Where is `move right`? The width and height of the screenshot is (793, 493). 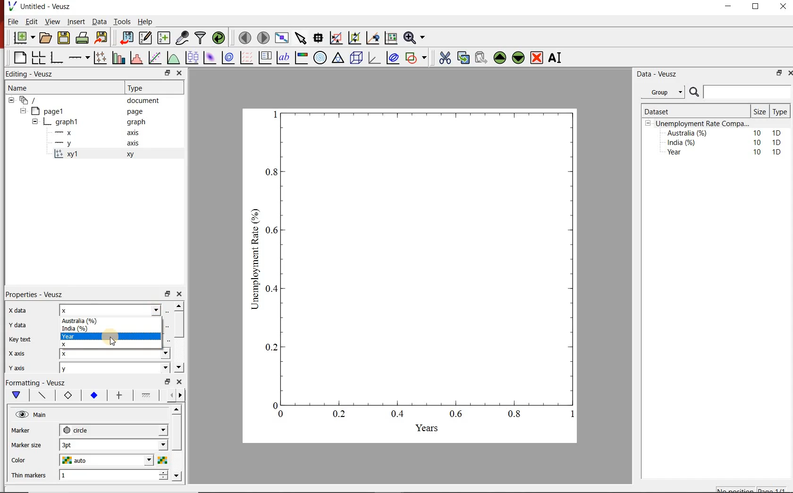 move right is located at coordinates (180, 395).